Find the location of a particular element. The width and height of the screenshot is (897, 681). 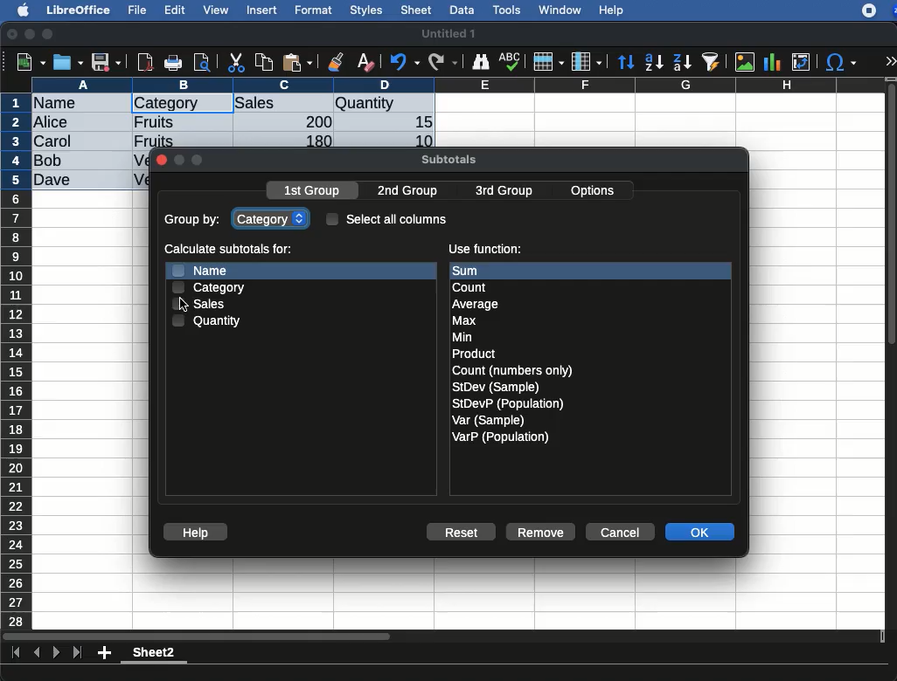

name is located at coordinates (59, 104).